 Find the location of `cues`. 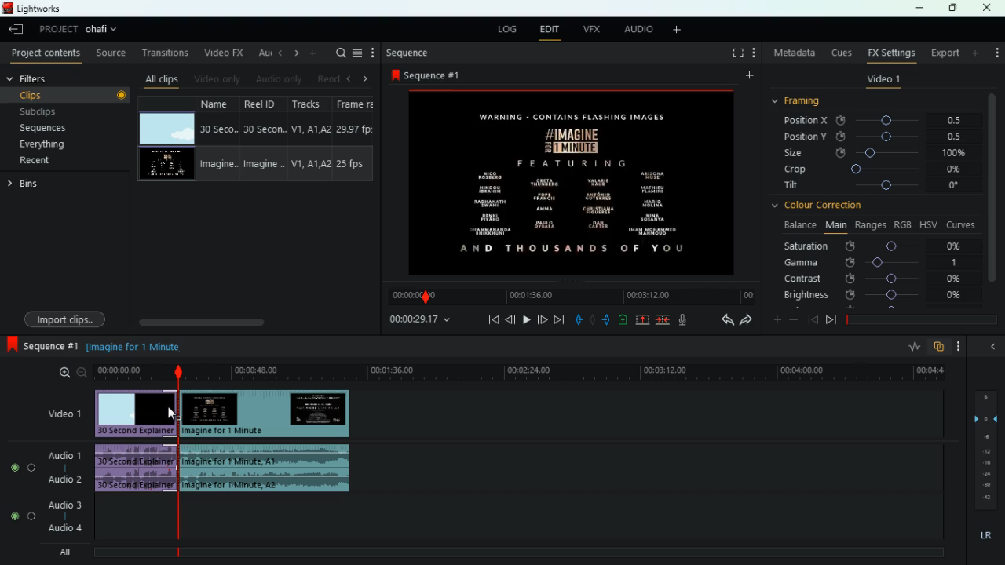

cues is located at coordinates (842, 53).